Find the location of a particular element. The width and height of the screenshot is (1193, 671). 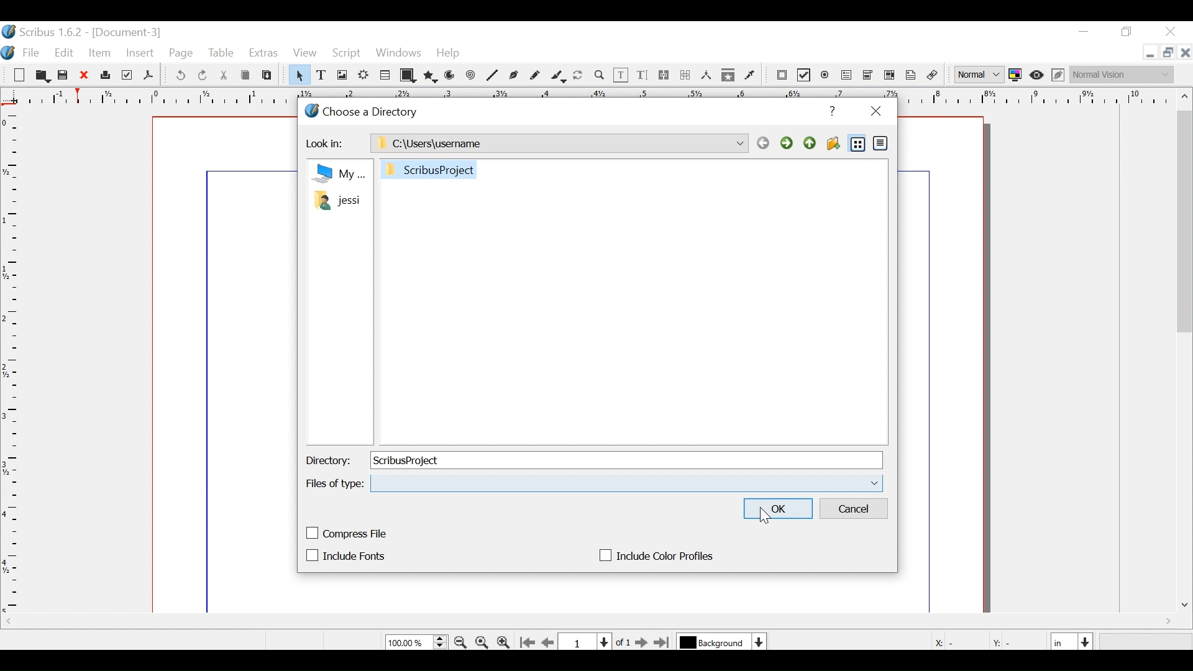

Preview mode is located at coordinates (1038, 76).